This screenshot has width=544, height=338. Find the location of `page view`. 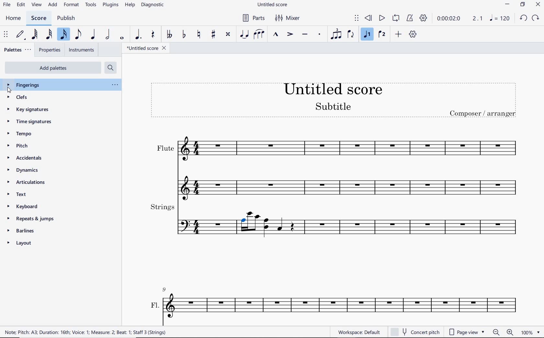

page view is located at coordinates (467, 332).